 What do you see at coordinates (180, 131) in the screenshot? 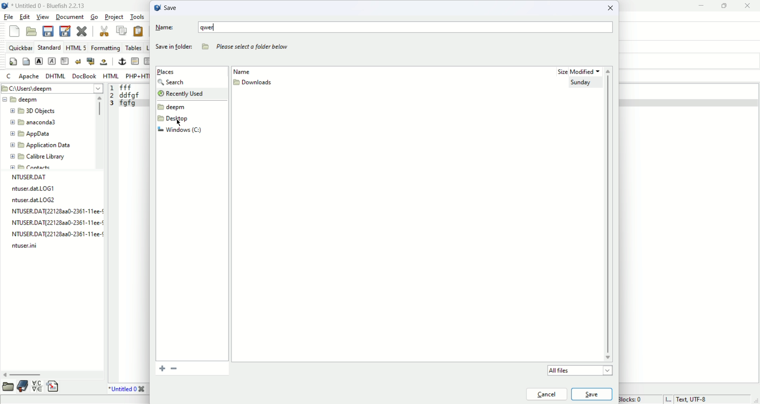
I see `window` at bounding box center [180, 131].